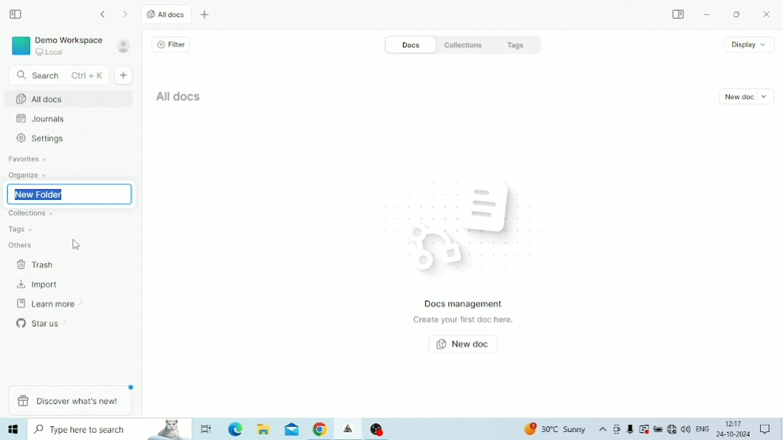 This screenshot has width=783, height=440. Describe the element at coordinates (769, 15) in the screenshot. I see `Close` at that location.